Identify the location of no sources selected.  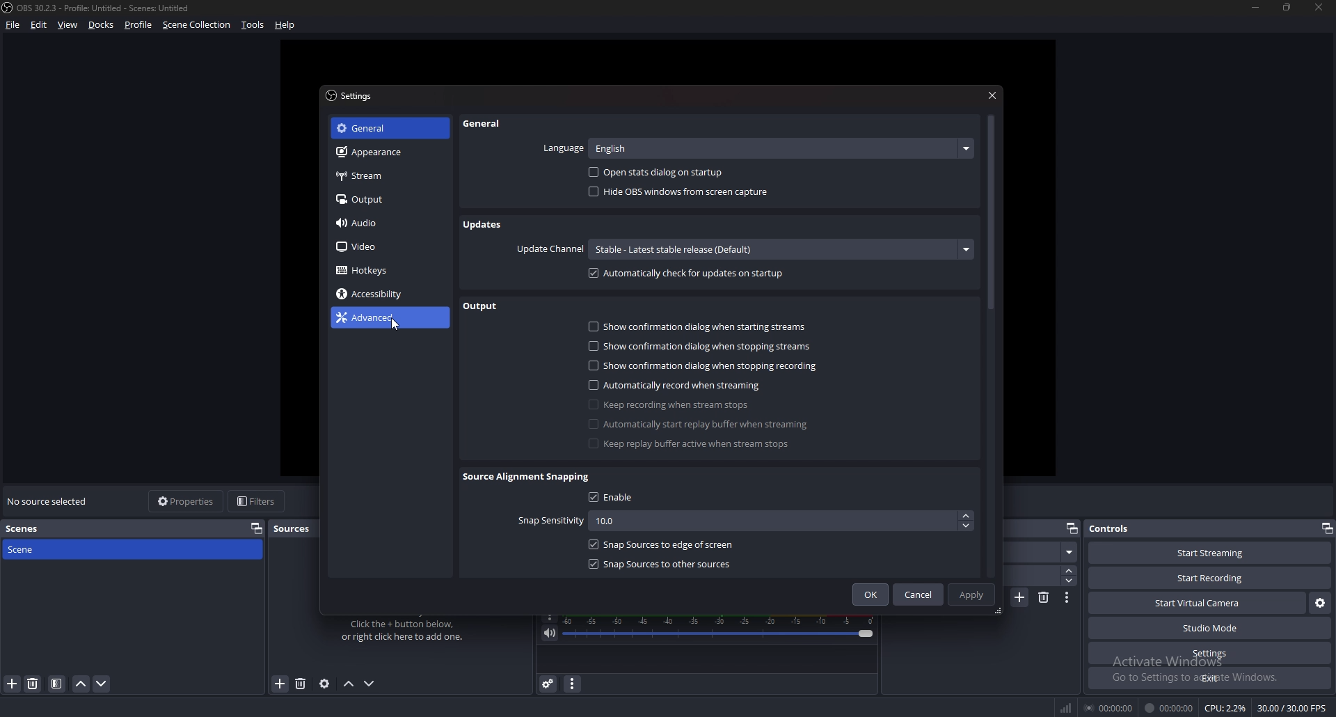
(50, 501).